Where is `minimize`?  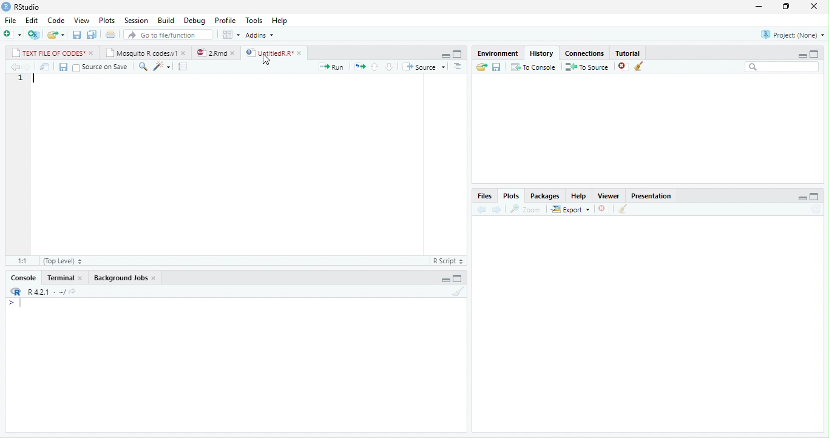
minimize is located at coordinates (445, 56).